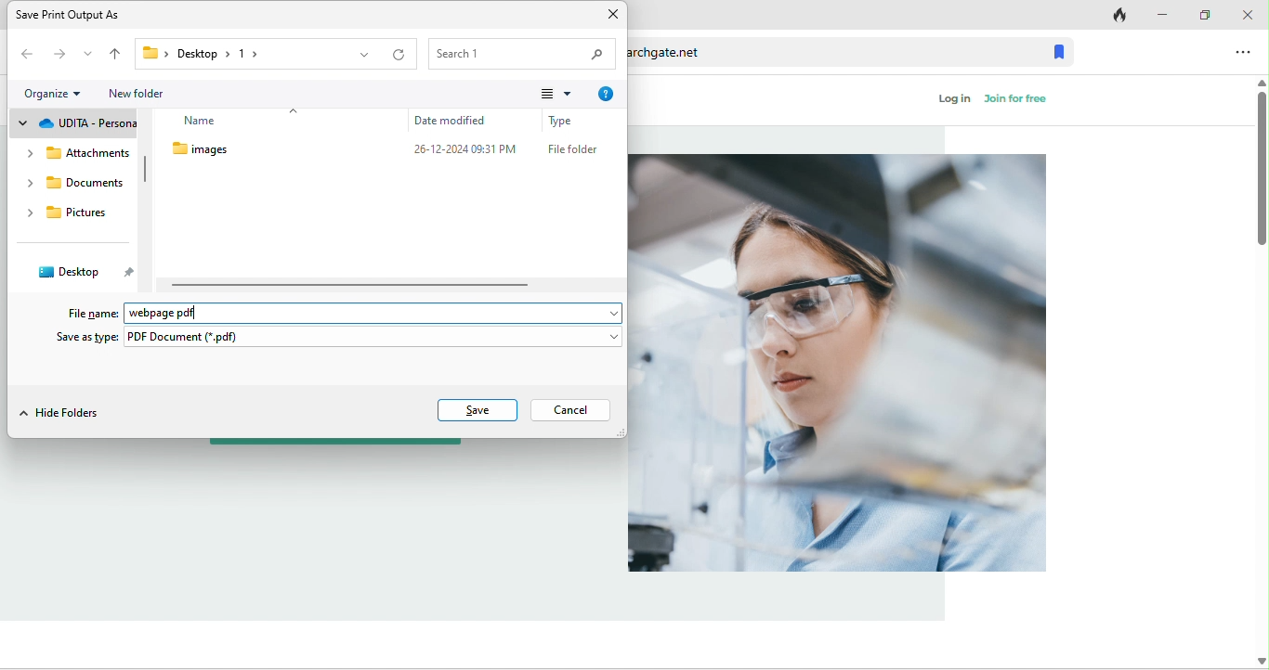 Image resolution: width=1269 pixels, height=670 pixels. What do you see at coordinates (86, 53) in the screenshot?
I see `recent location` at bounding box center [86, 53].